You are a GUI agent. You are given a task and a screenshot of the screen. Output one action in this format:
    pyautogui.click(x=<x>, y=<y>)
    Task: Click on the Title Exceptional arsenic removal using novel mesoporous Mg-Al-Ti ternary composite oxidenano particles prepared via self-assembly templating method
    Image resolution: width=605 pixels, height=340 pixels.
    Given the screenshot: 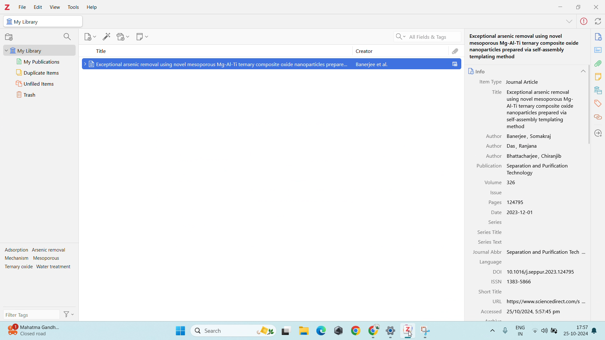 What is the action you would take?
    pyautogui.click(x=530, y=109)
    